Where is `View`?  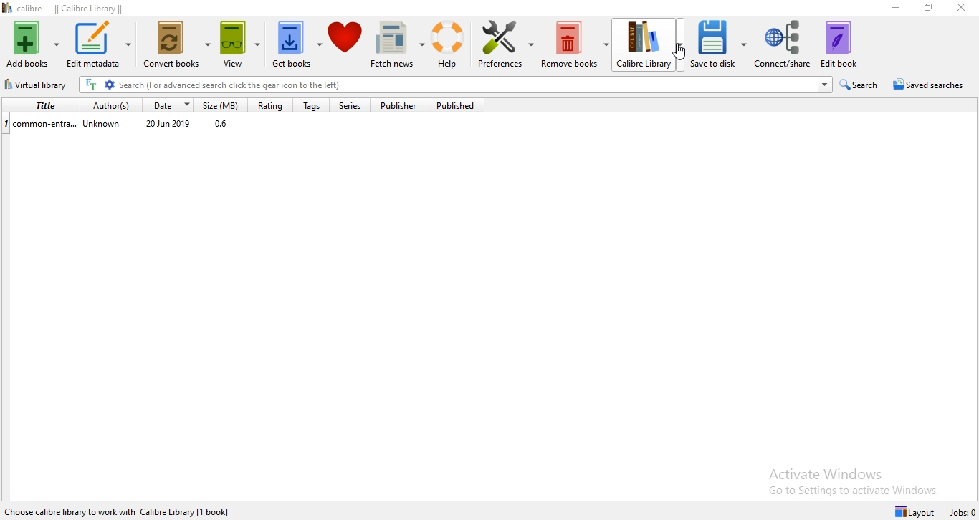
View is located at coordinates (244, 47).